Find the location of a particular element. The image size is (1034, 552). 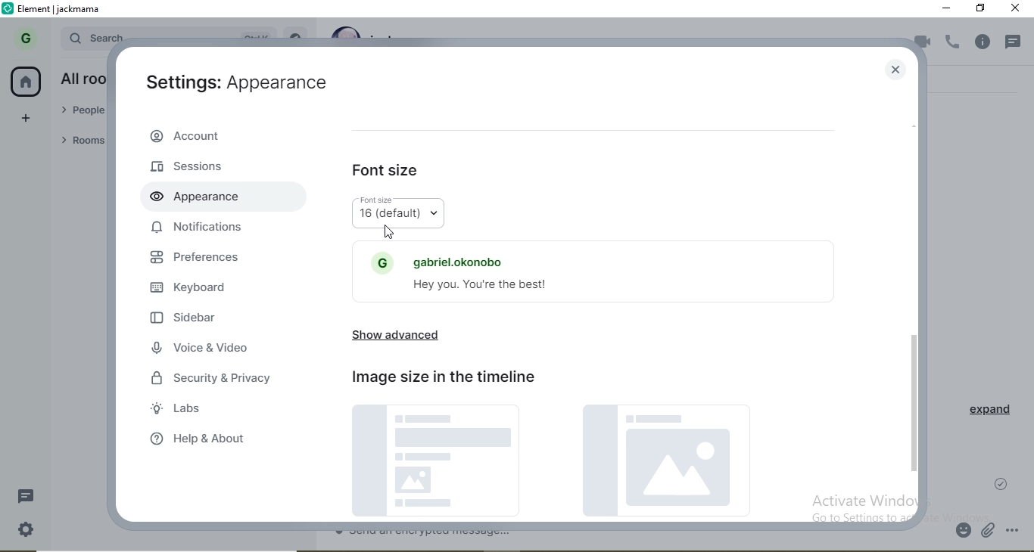

info is located at coordinates (986, 42).